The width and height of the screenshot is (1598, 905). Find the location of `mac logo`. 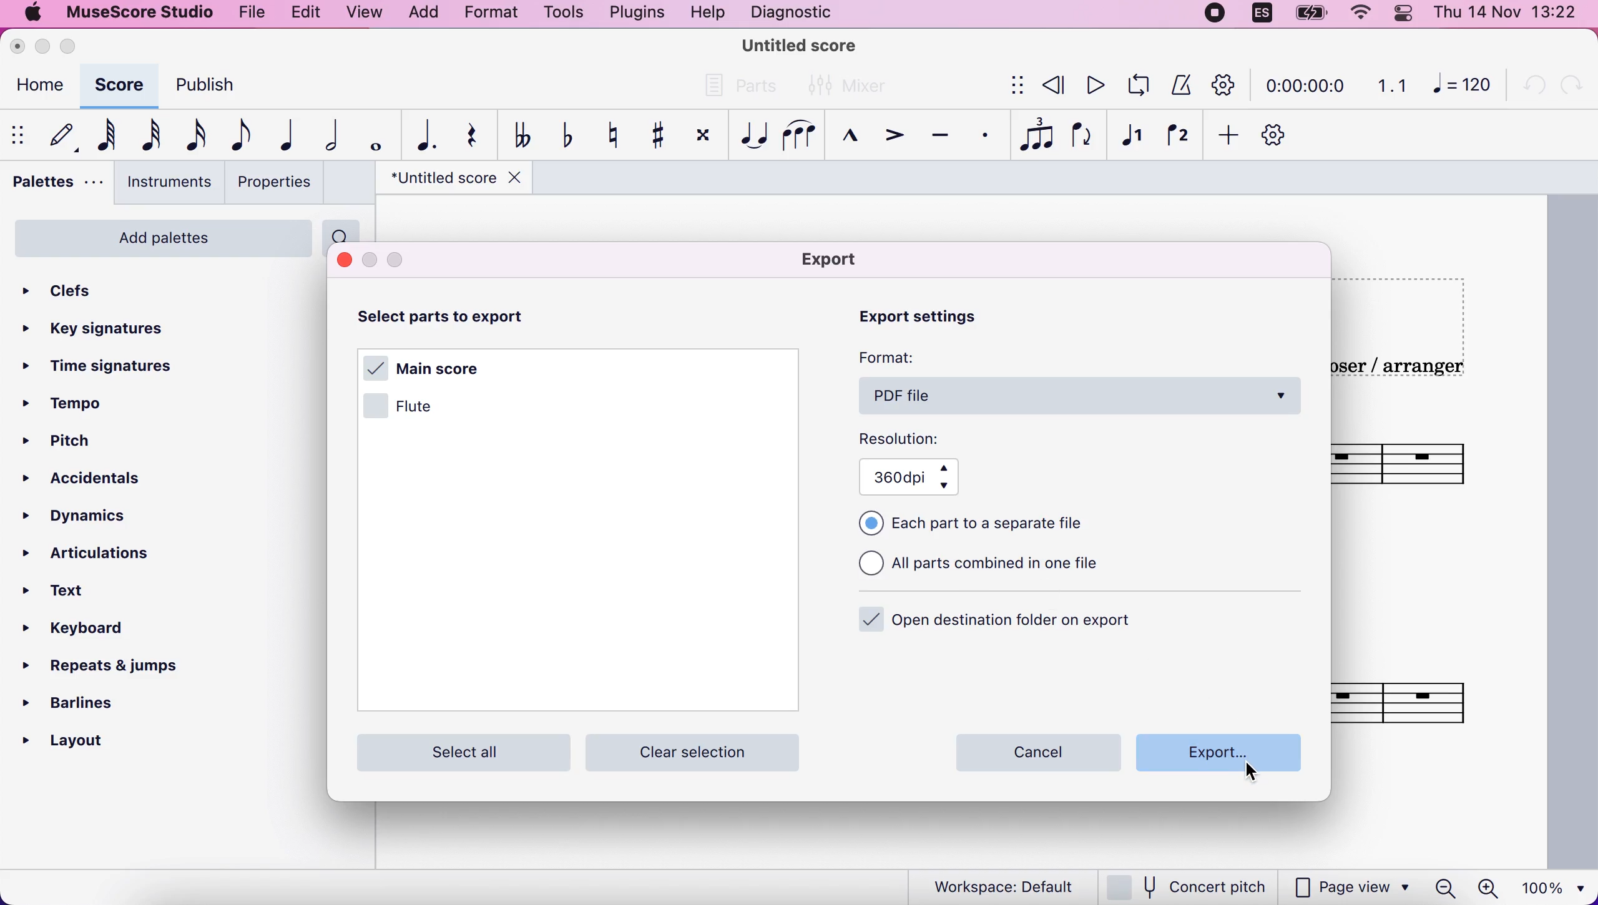

mac logo is located at coordinates (32, 14).